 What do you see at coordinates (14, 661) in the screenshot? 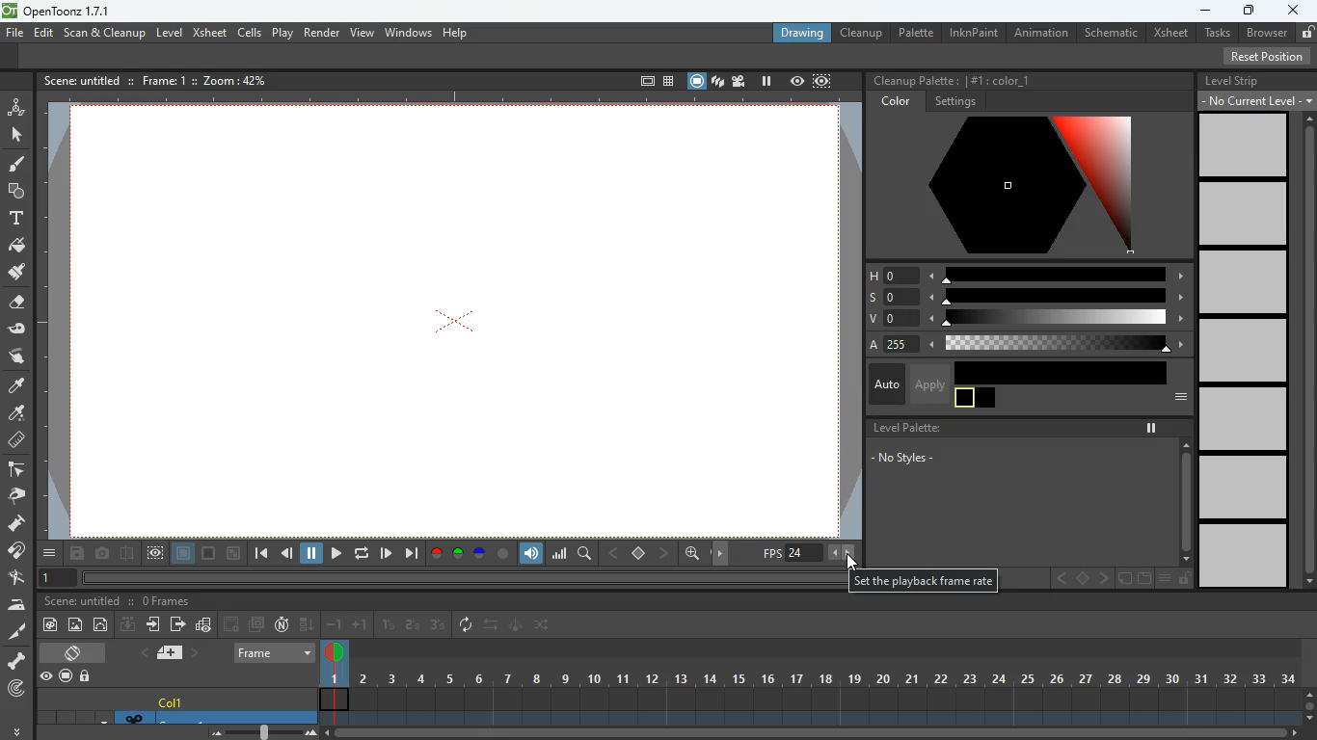
I see `skeleton` at bounding box center [14, 661].